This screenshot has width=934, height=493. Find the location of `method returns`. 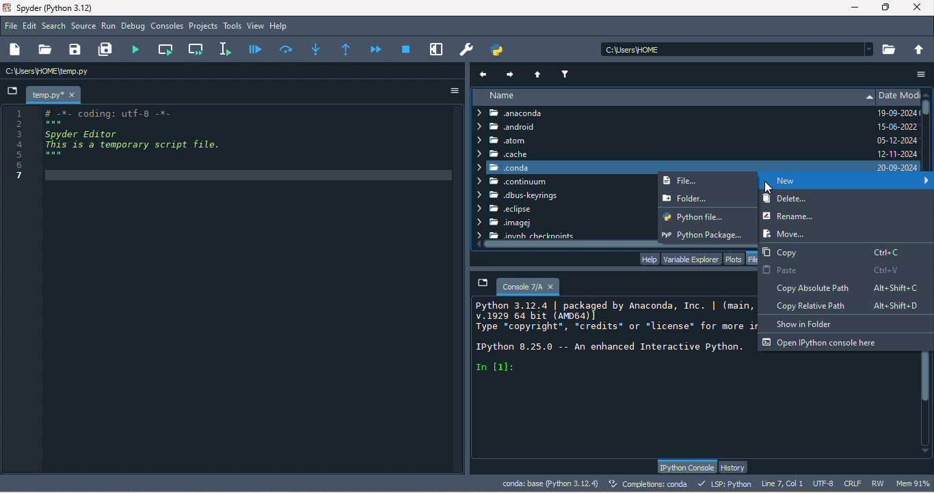

method returns is located at coordinates (347, 50).